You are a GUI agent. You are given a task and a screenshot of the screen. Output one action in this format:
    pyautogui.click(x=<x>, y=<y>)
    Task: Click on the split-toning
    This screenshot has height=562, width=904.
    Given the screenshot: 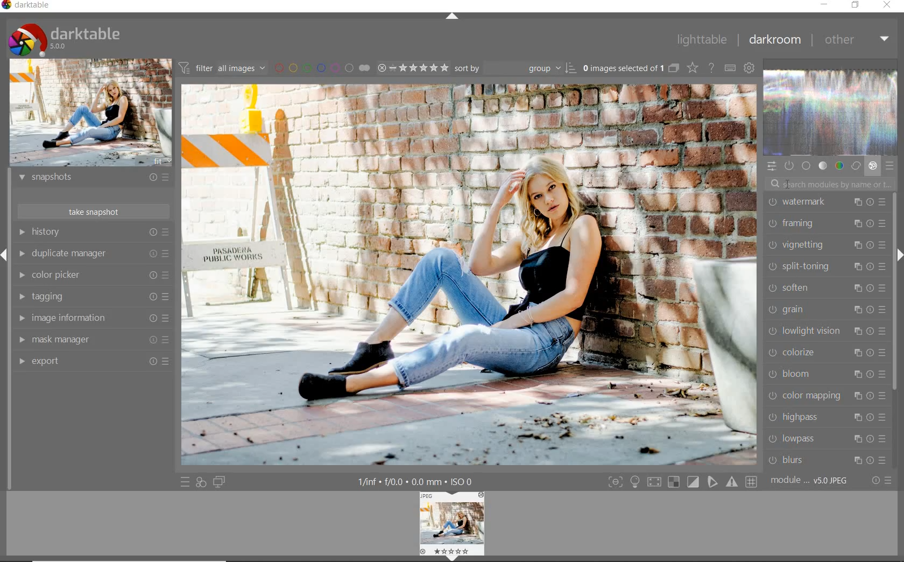 What is the action you would take?
    pyautogui.click(x=827, y=266)
    